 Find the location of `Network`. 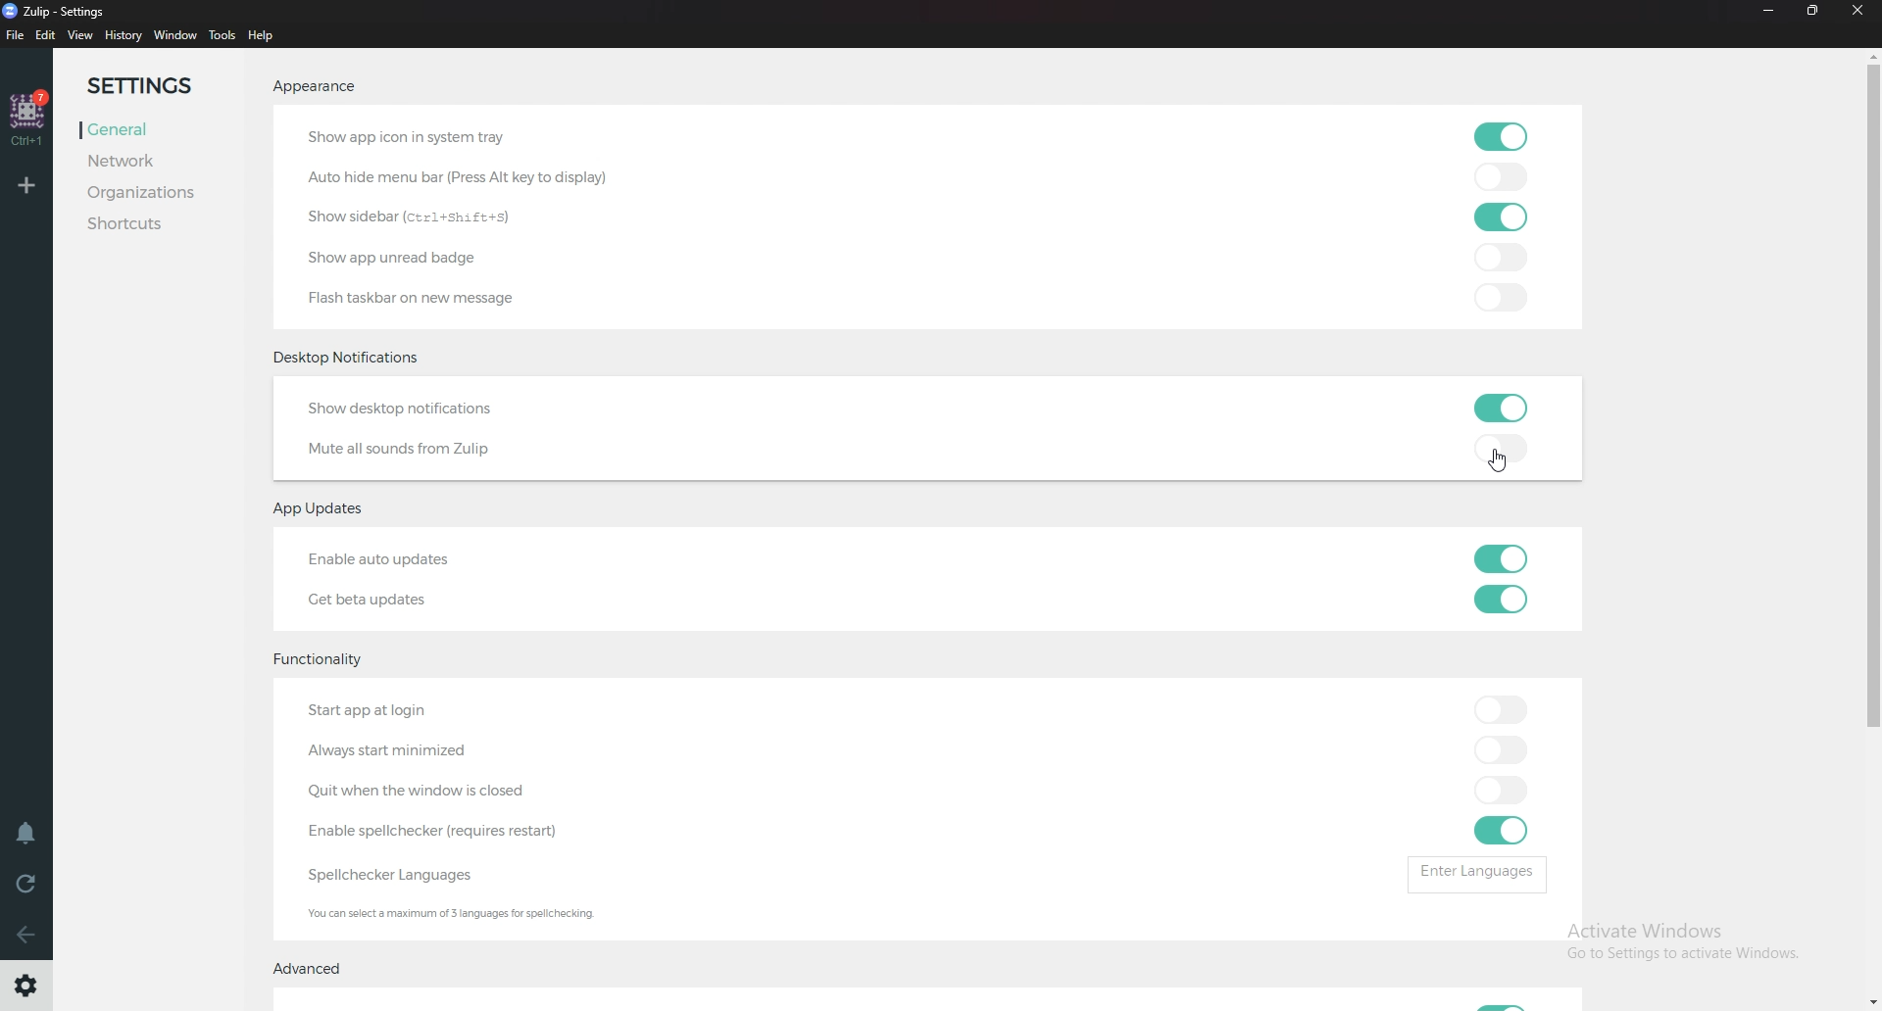

Network is located at coordinates (120, 162).